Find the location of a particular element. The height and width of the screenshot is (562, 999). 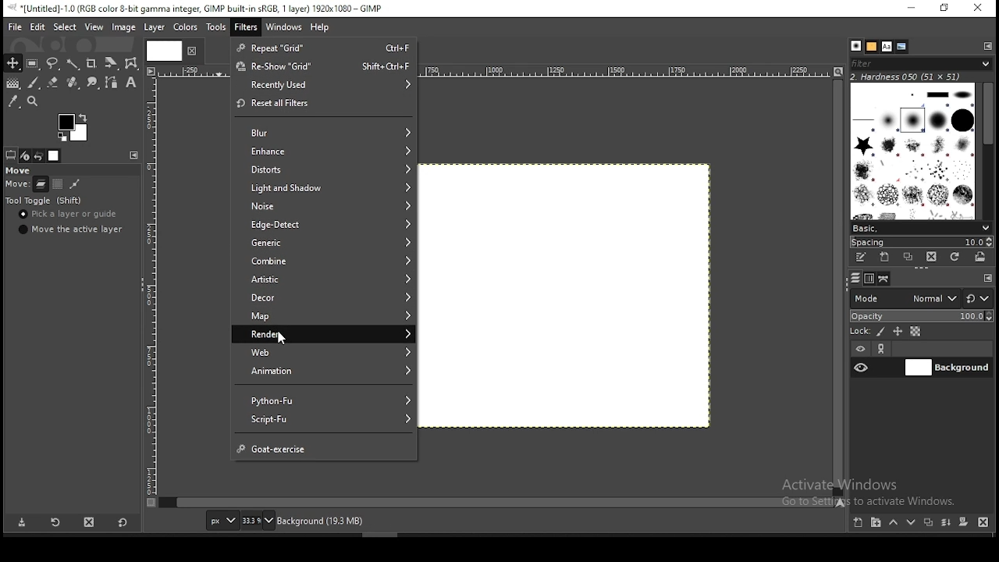

recently used is located at coordinates (325, 85).